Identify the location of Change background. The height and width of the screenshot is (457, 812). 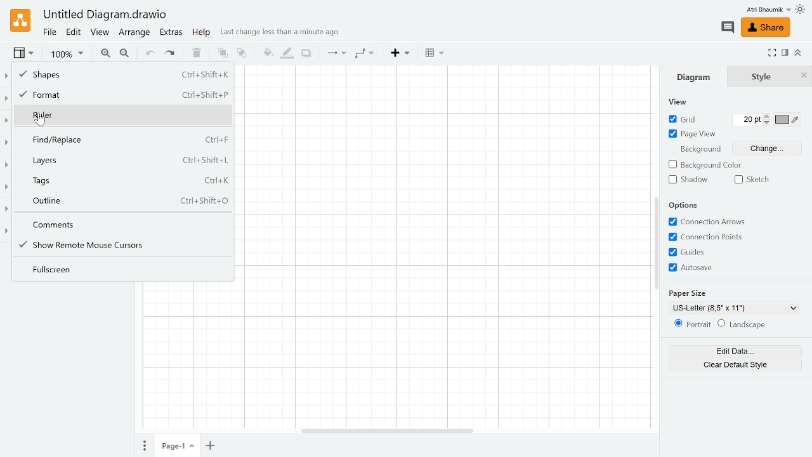
(770, 148).